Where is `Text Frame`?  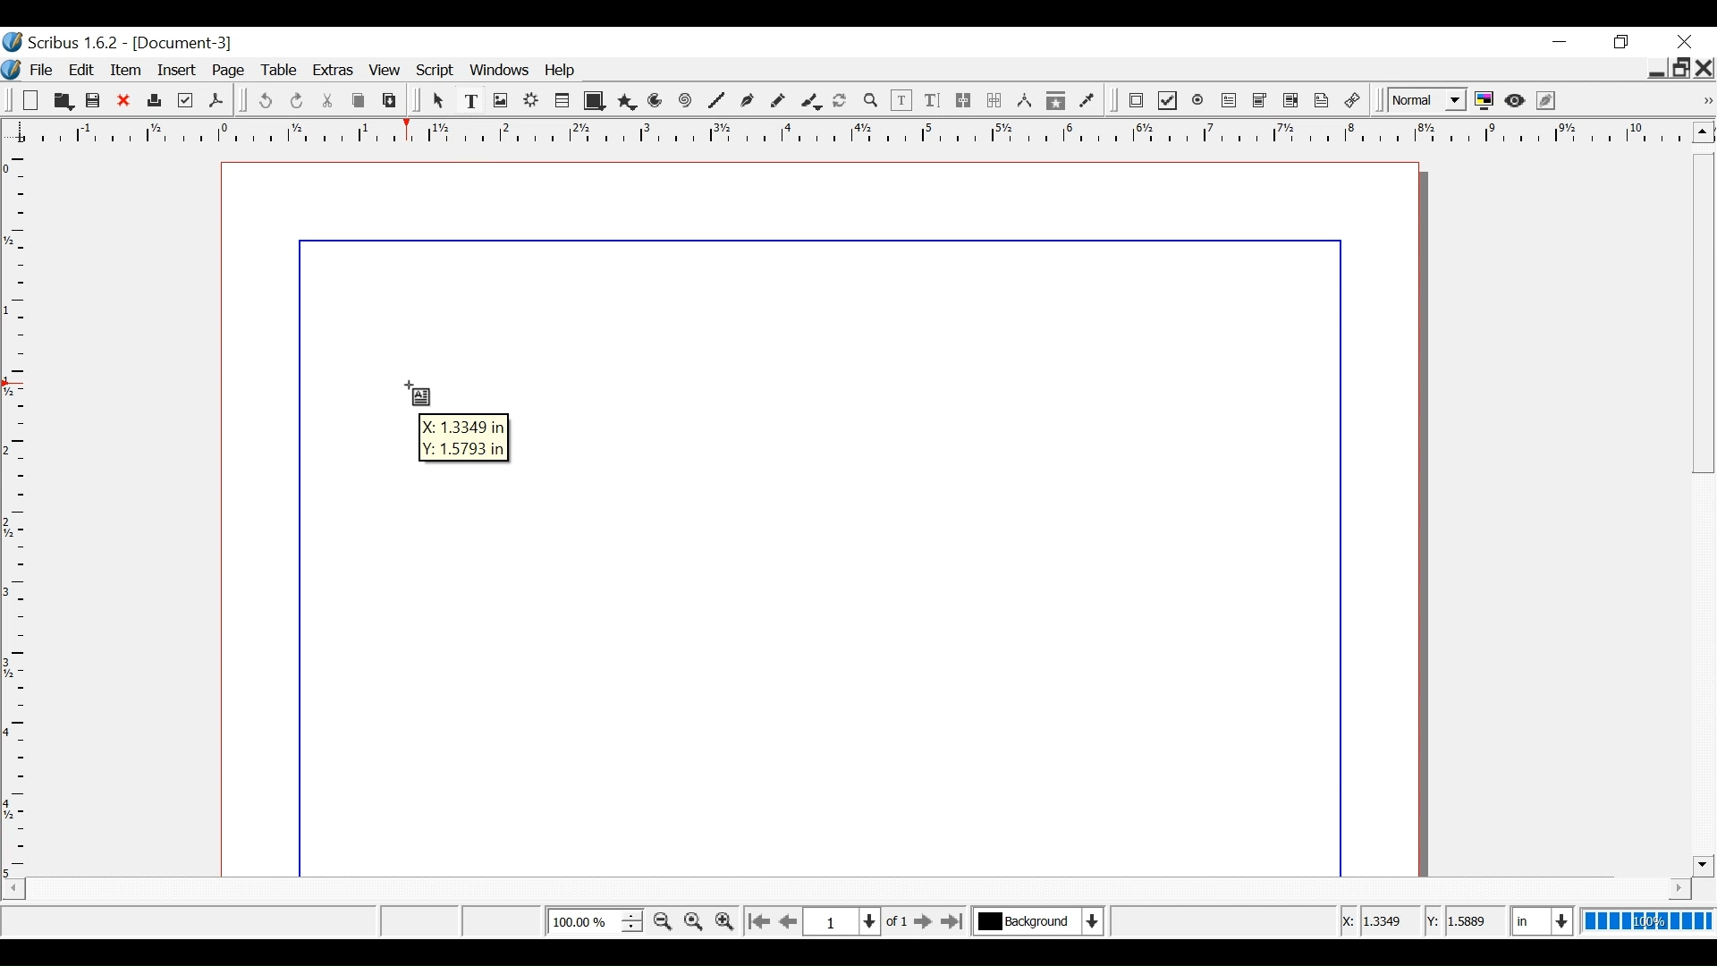 Text Frame is located at coordinates (422, 397).